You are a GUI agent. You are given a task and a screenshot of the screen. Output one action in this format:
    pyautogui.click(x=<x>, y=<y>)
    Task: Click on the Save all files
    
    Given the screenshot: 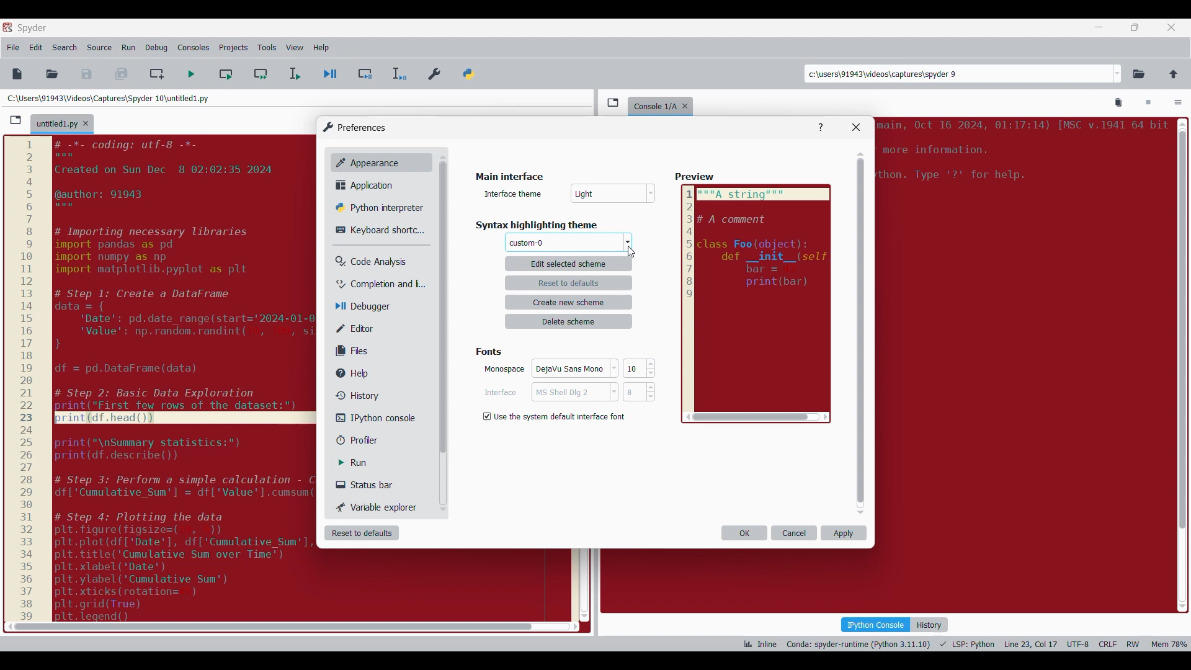 What is the action you would take?
    pyautogui.click(x=121, y=74)
    